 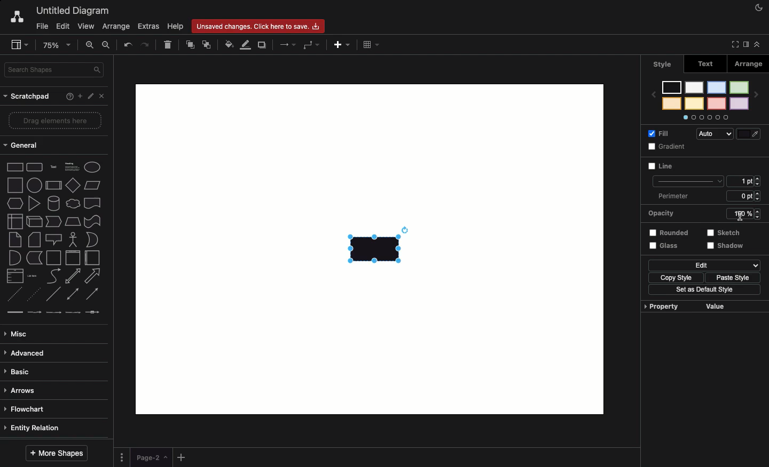 What do you see at coordinates (71, 222) in the screenshot?
I see `trapezoid` at bounding box center [71, 222].